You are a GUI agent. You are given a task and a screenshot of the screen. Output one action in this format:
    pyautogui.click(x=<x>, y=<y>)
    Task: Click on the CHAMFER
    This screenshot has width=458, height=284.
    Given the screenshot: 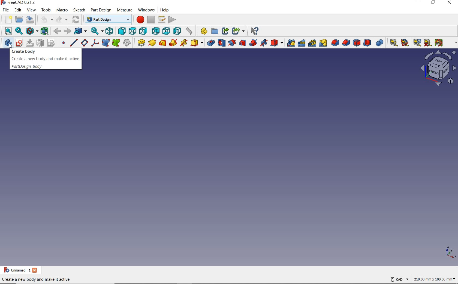 What is the action you would take?
    pyautogui.click(x=346, y=43)
    